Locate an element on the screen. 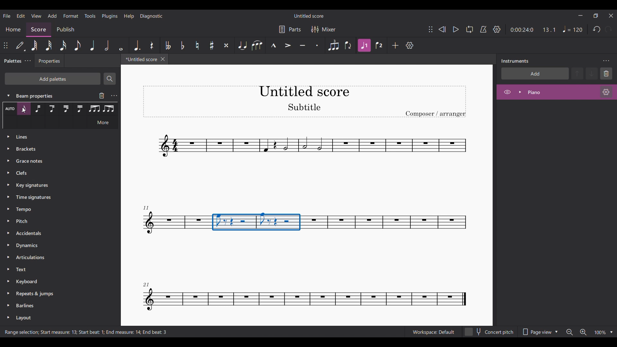 The height and width of the screenshot is (347, 617). Pitch is located at coordinates (54, 222).